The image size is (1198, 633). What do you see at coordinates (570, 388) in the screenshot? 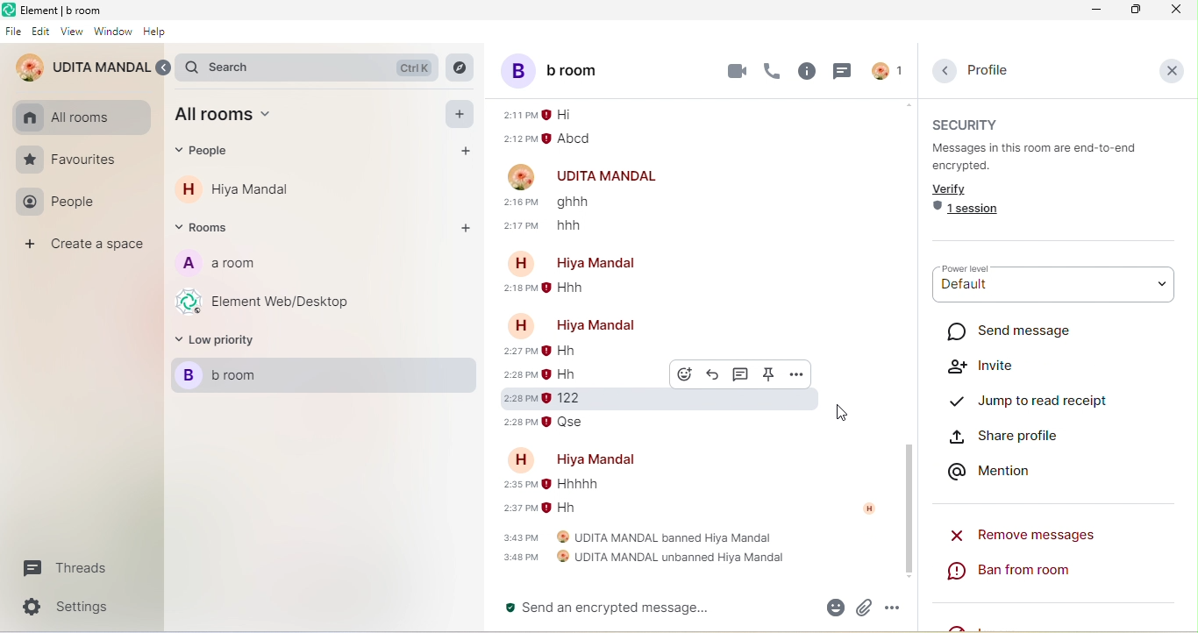
I see `older message from hiya mandal` at bounding box center [570, 388].